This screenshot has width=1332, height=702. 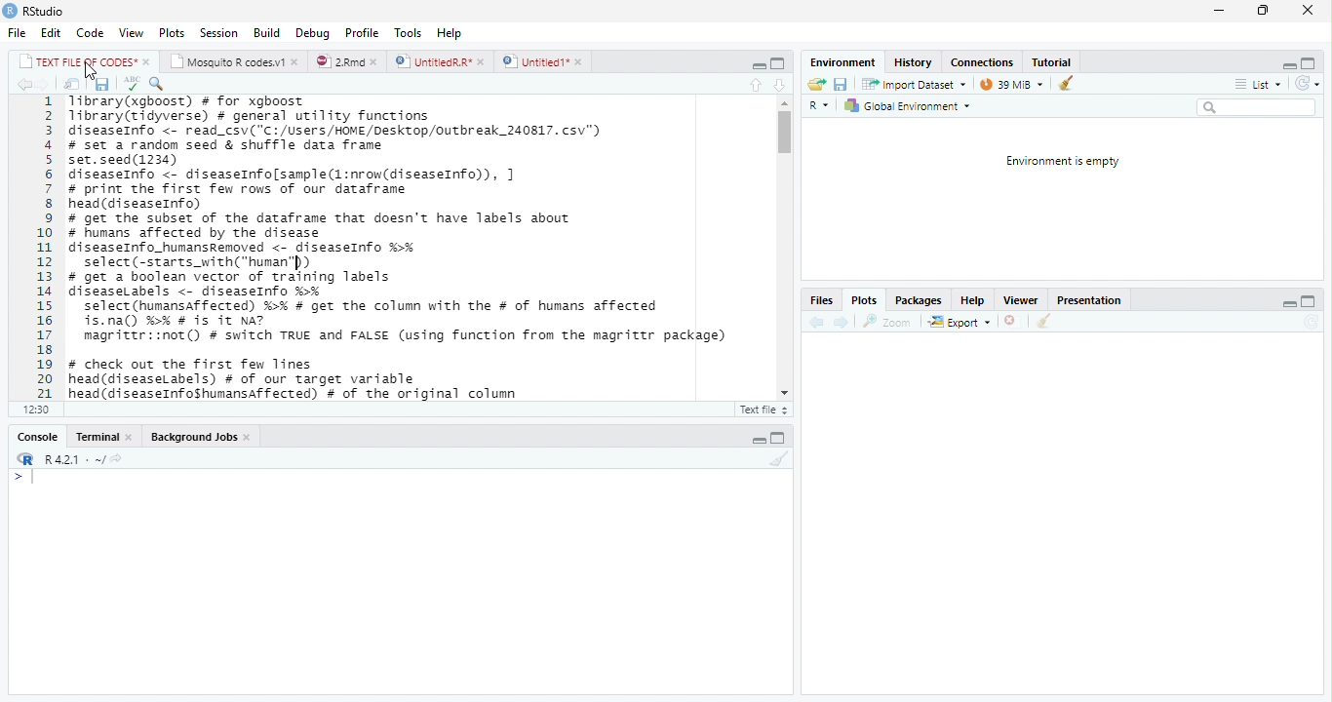 I want to click on 39MiB, so click(x=1011, y=82).